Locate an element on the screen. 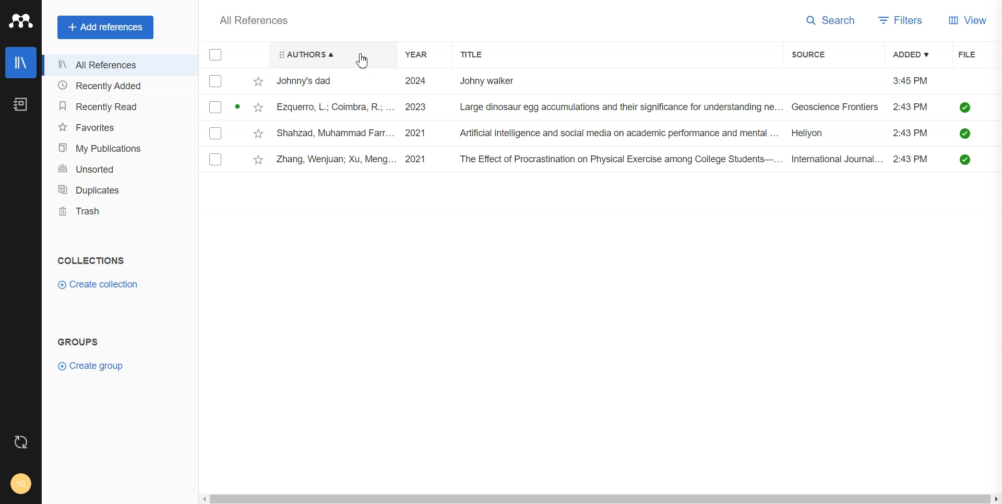  Toggle Favorites is located at coordinates (259, 107).